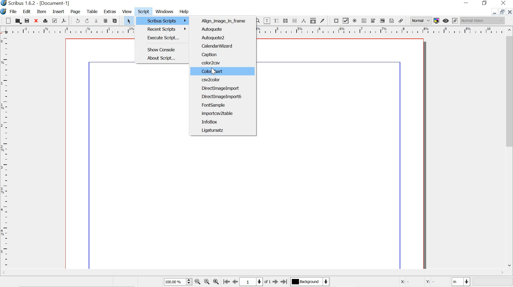 Image resolution: width=513 pixels, height=287 pixels. What do you see at coordinates (166, 38) in the screenshot?
I see `execute script` at bounding box center [166, 38].